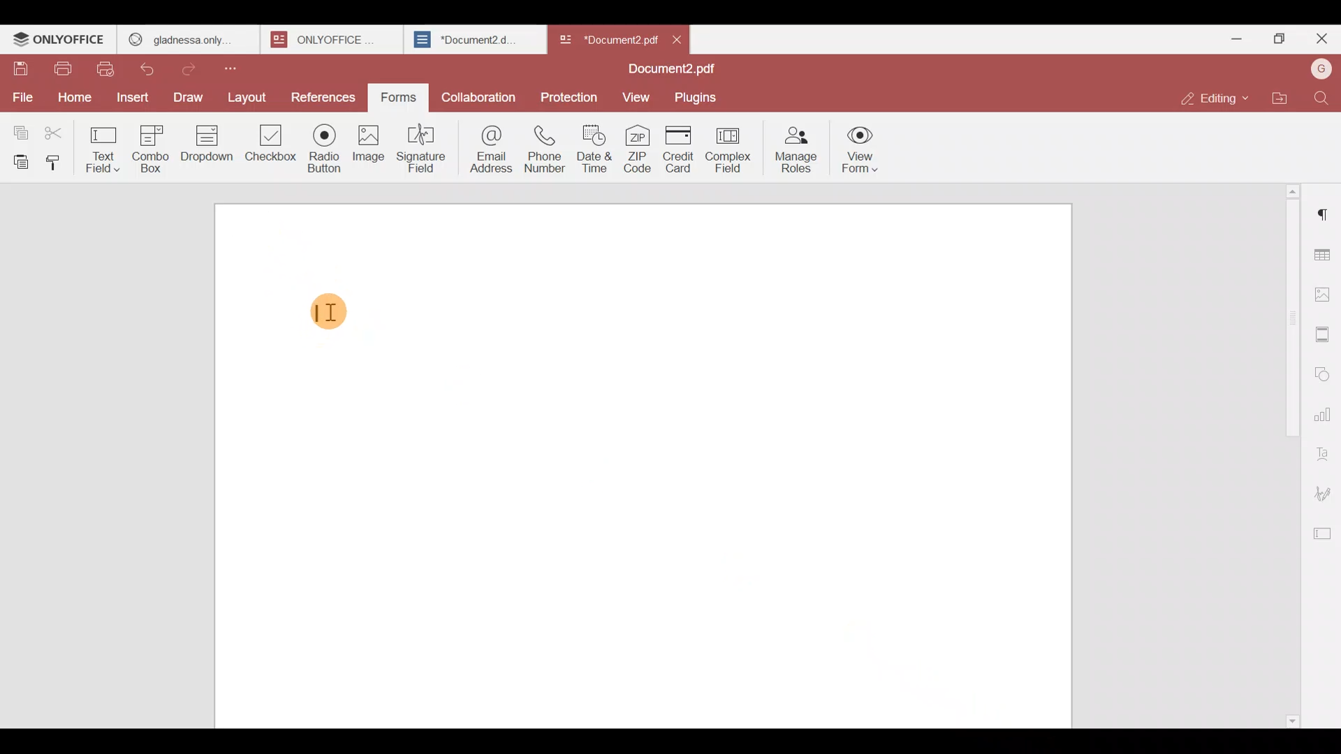 The width and height of the screenshot is (1341, 754). I want to click on Account name, so click(1321, 69).